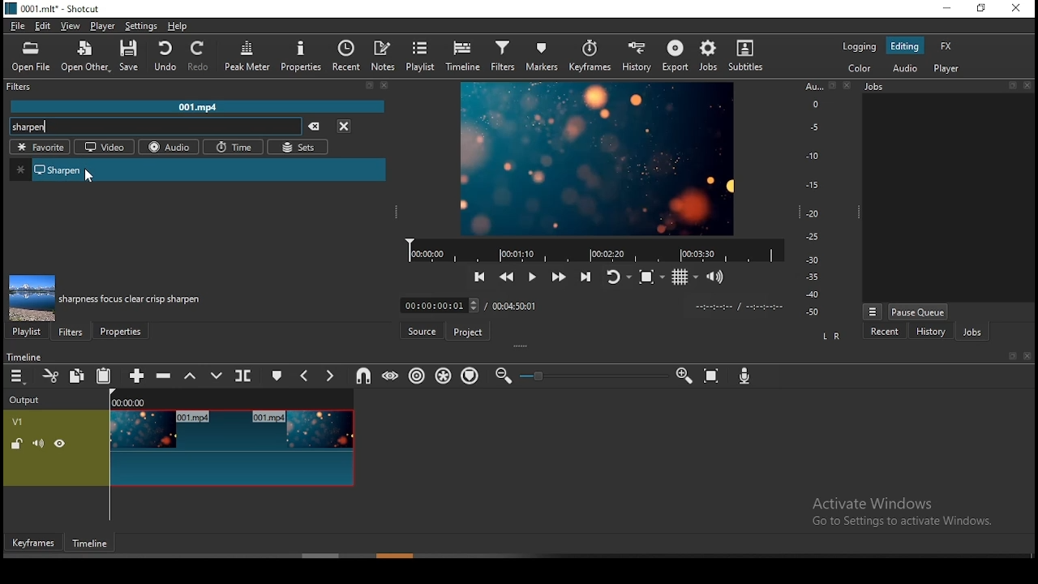 Image resolution: width=1038 pixels, height=584 pixels. I want to click on markers, so click(541, 55).